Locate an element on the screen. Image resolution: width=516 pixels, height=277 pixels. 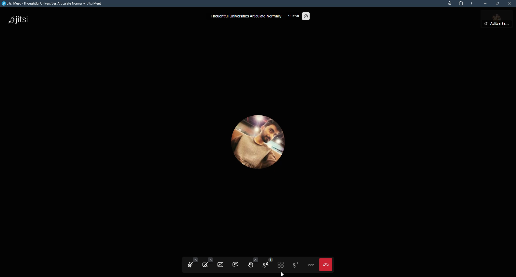
raise hand is located at coordinates (251, 264).